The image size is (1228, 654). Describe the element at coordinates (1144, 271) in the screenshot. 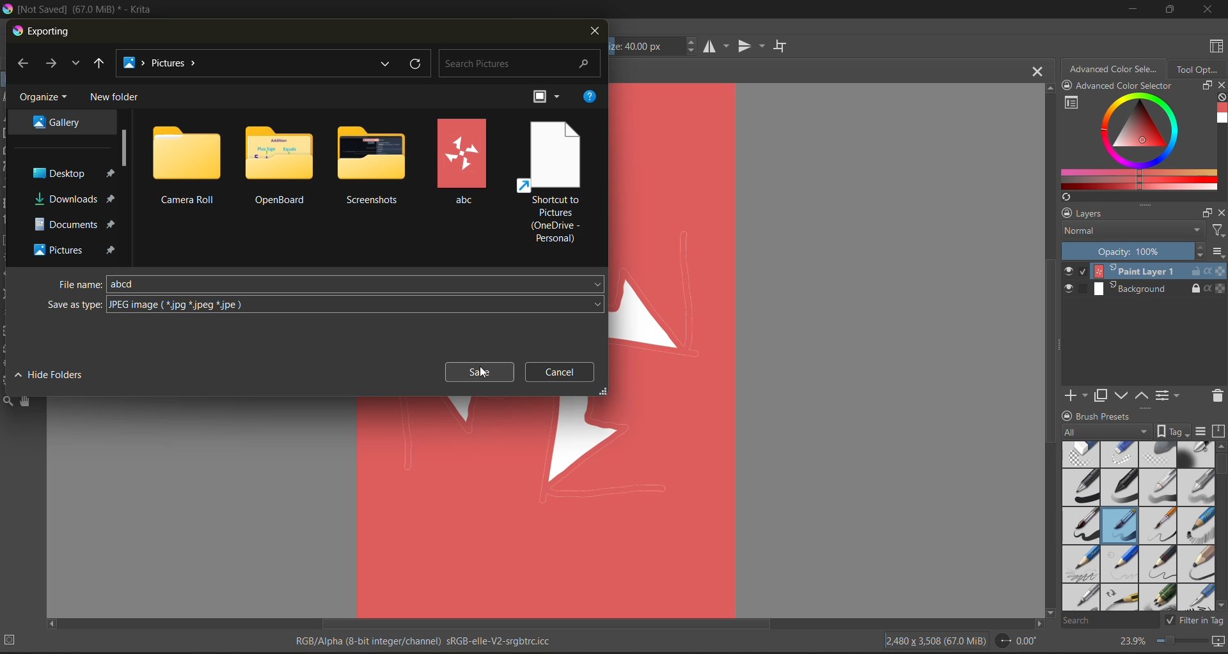

I see `layer` at that location.